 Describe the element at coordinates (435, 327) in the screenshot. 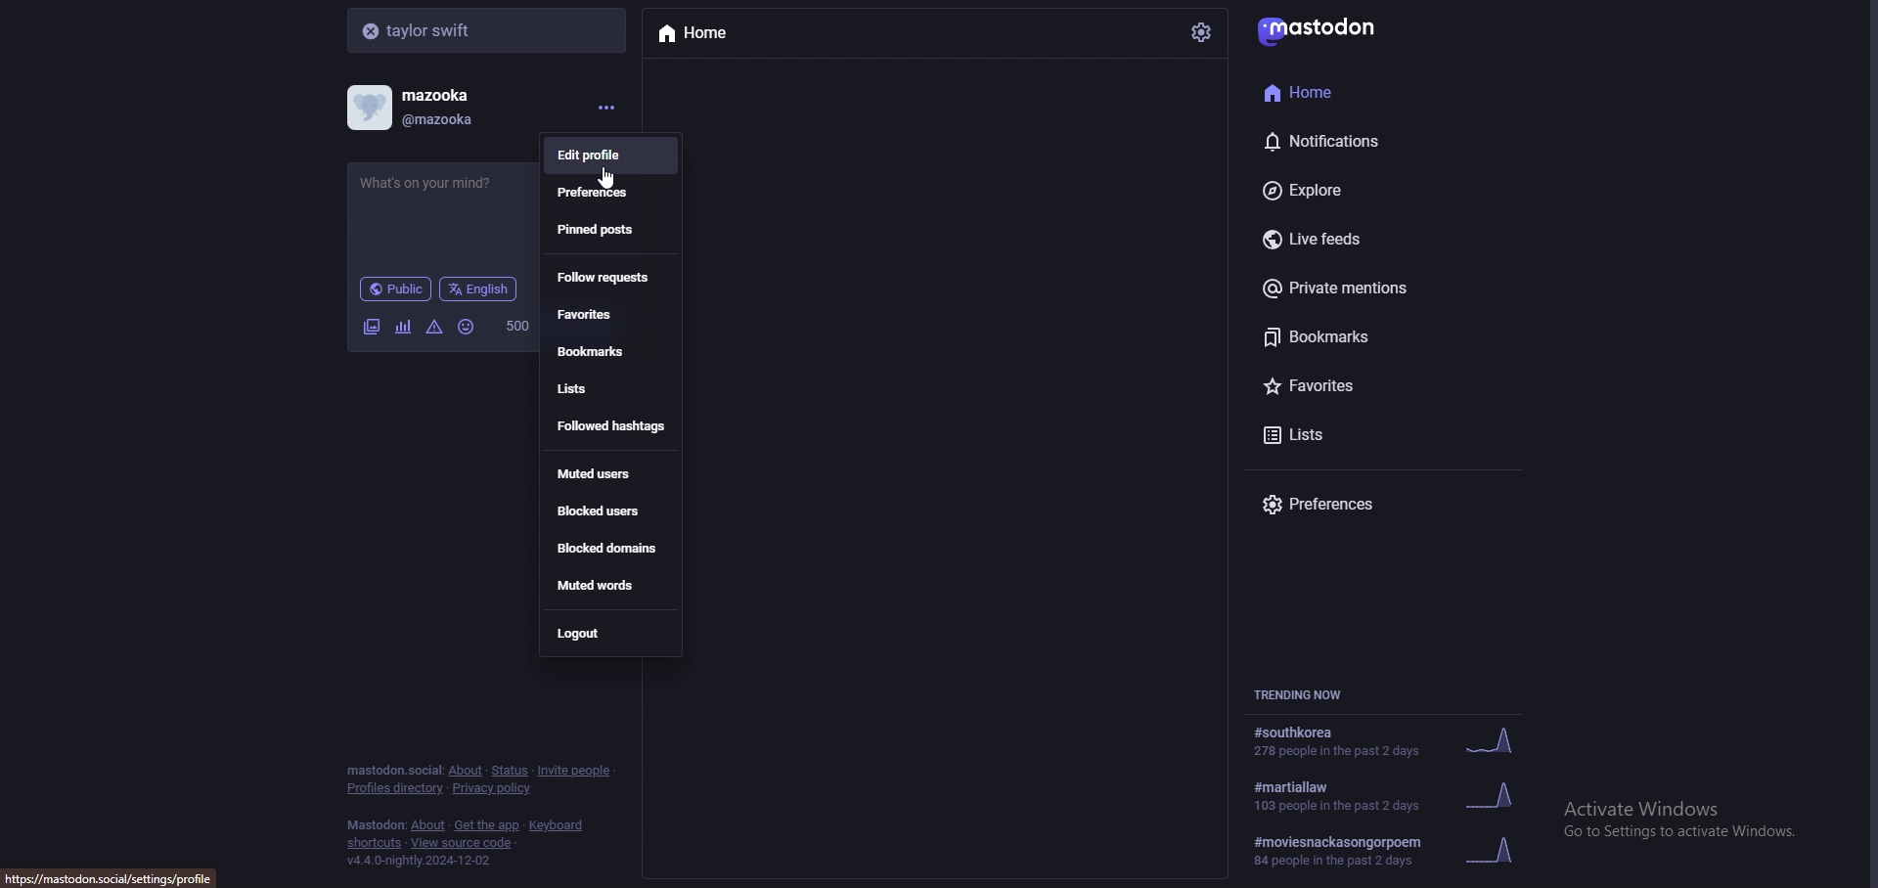

I see `warning` at that location.